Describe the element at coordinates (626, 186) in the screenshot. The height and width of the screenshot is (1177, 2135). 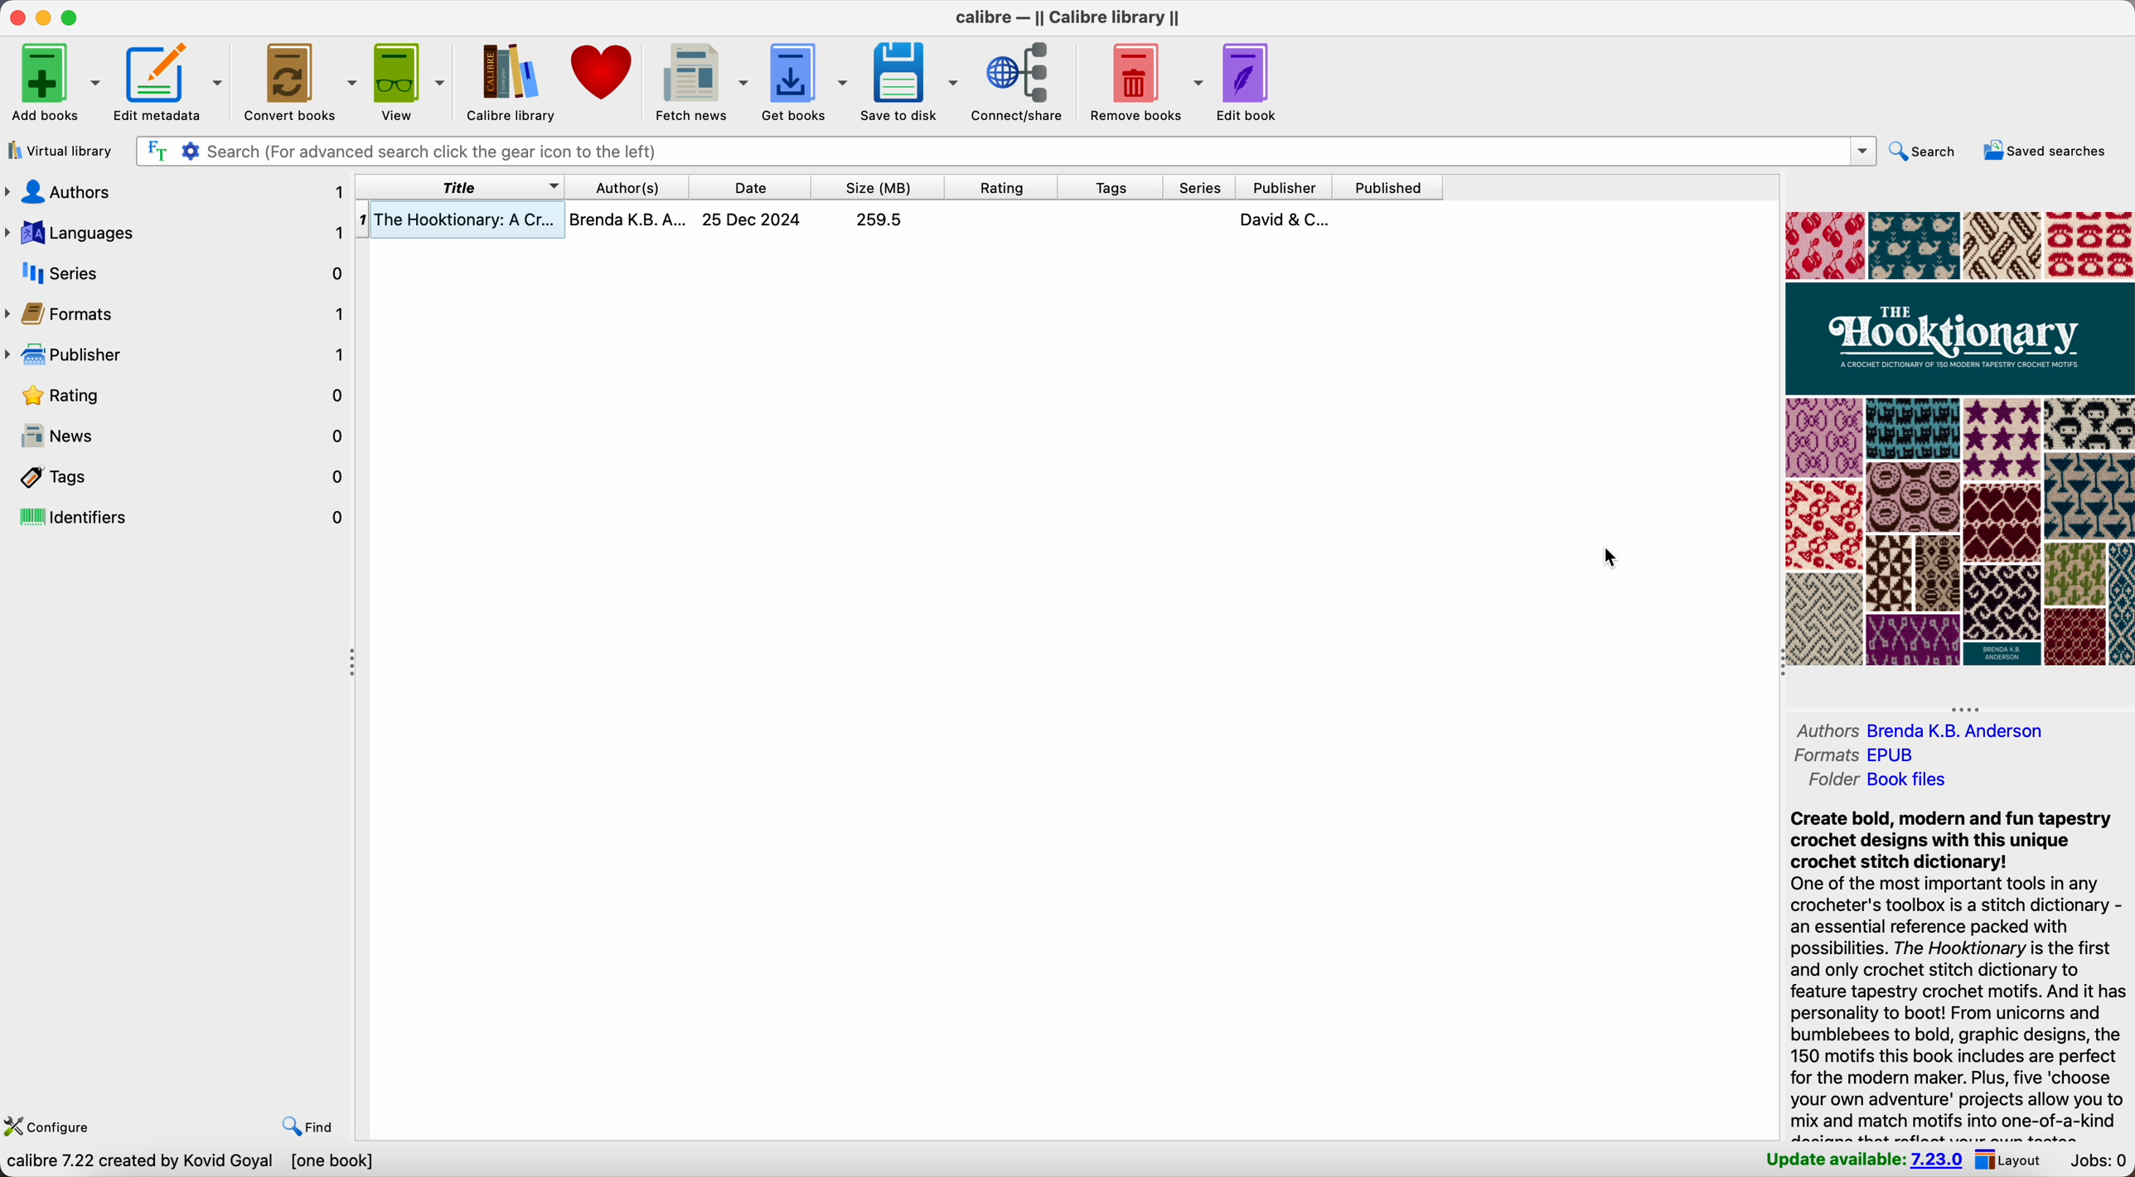
I see `author(s)` at that location.